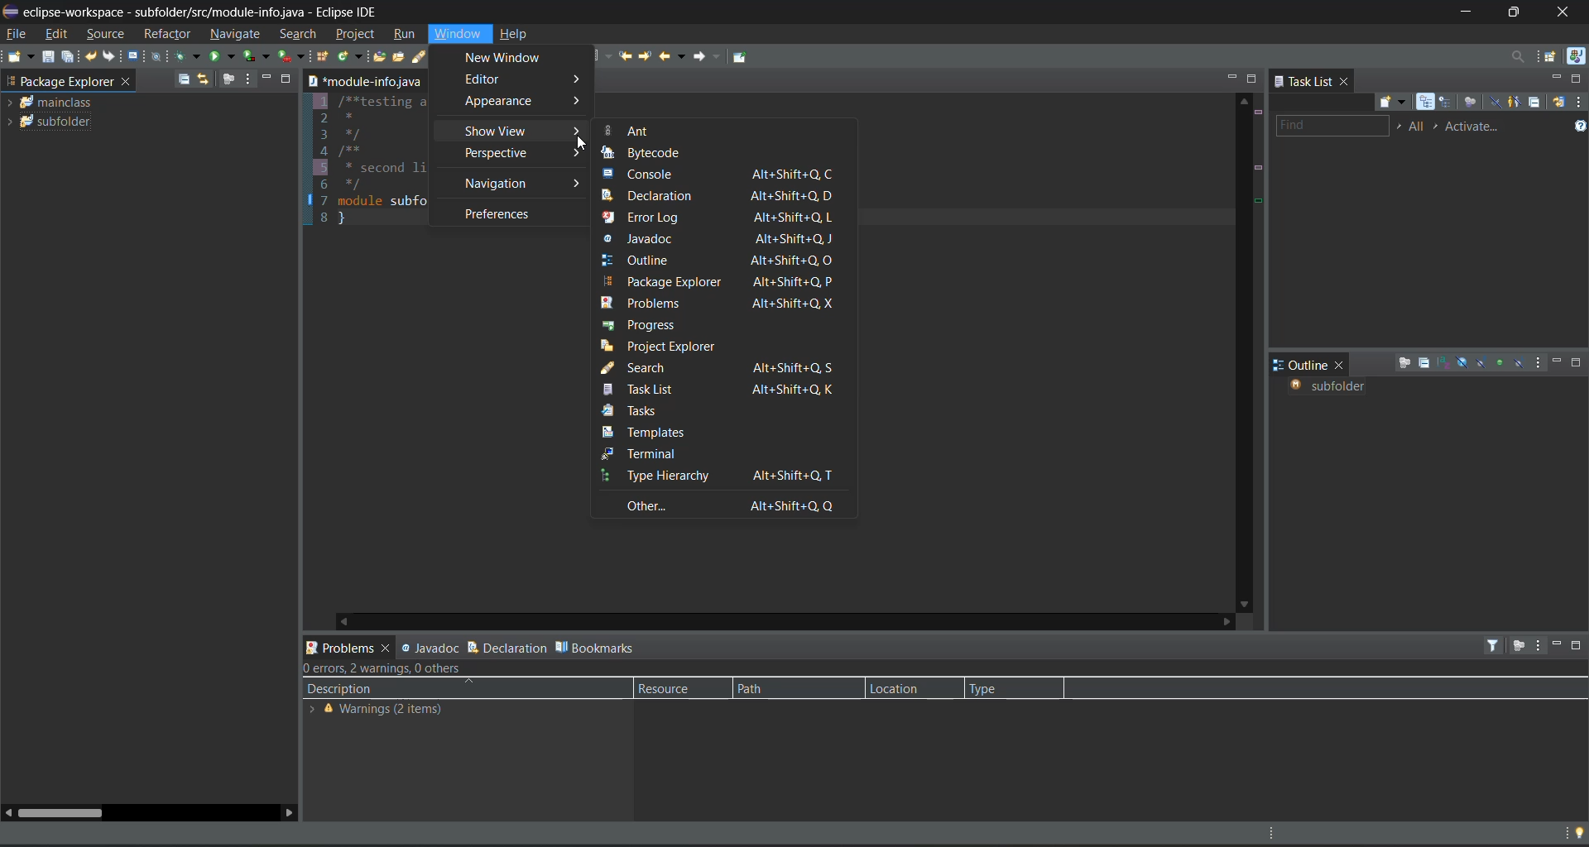 This screenshot has width=1589, height=847. Describe the element at coordinates (365, 81) in the screenshot. I see `module info java` at that location.